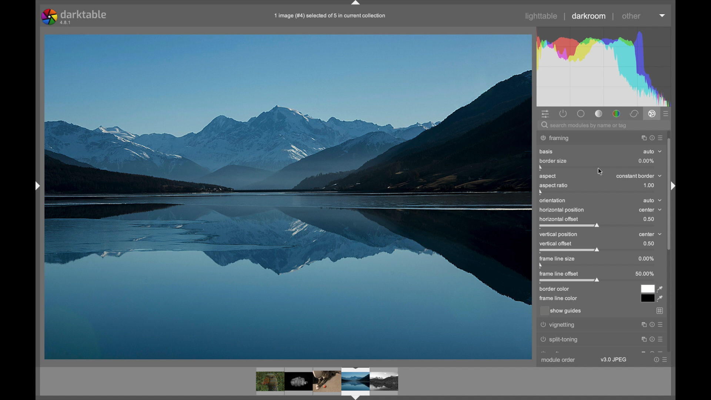 The width and height of the screenshot is (711, 400). I want to click on darkroom, so click(589, 16).